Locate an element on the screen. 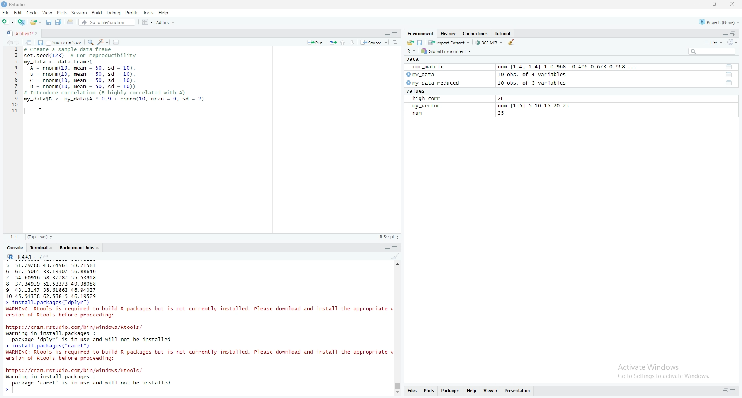  copy is located at coordinates (395, 34).